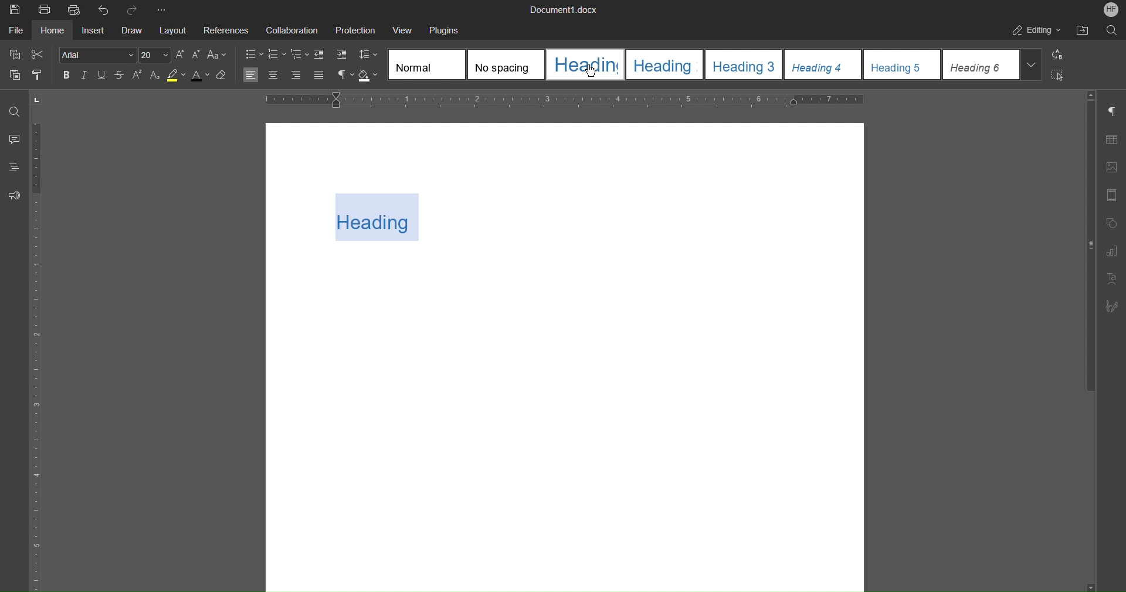  I want to click on Non-Printing Characters, so click(1114, 114).